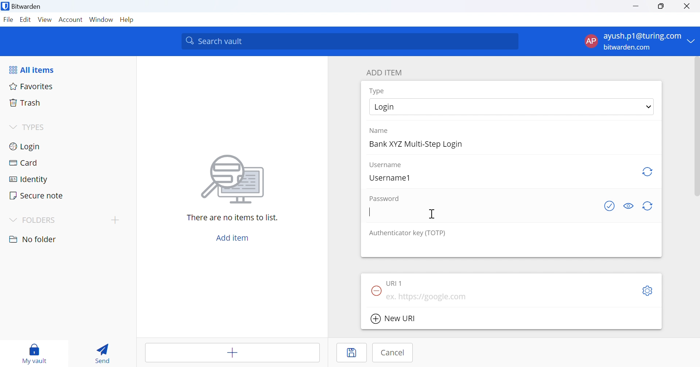 This screenshot has width=700, height=367. What do you see at coordinates (351, 41) in the screenshot?
I see `Search vault` at bounding box center [351, 41].